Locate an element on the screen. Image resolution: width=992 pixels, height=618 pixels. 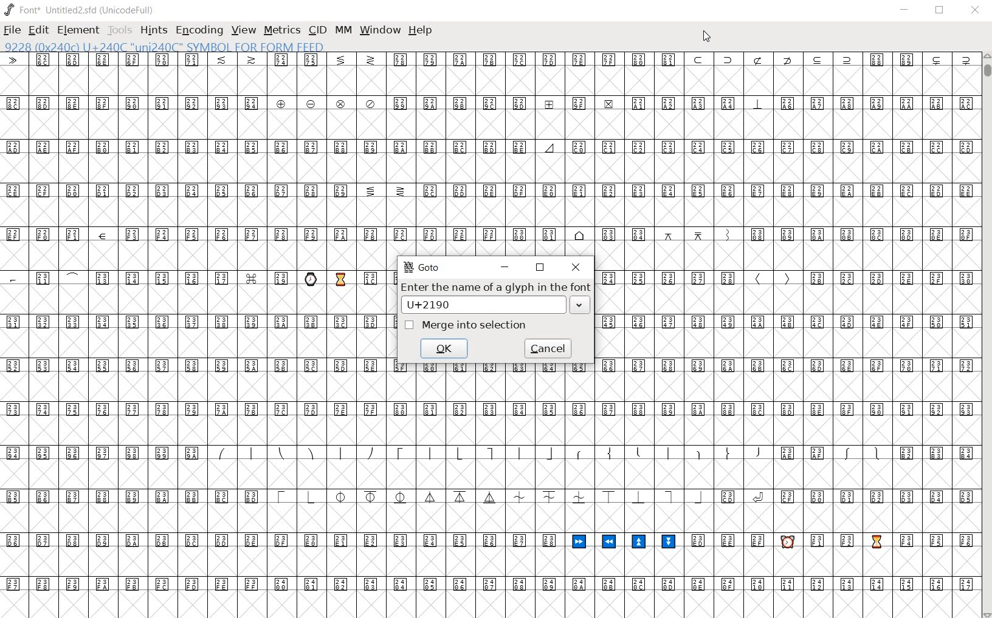
hints is located at coordinates (153, 31).